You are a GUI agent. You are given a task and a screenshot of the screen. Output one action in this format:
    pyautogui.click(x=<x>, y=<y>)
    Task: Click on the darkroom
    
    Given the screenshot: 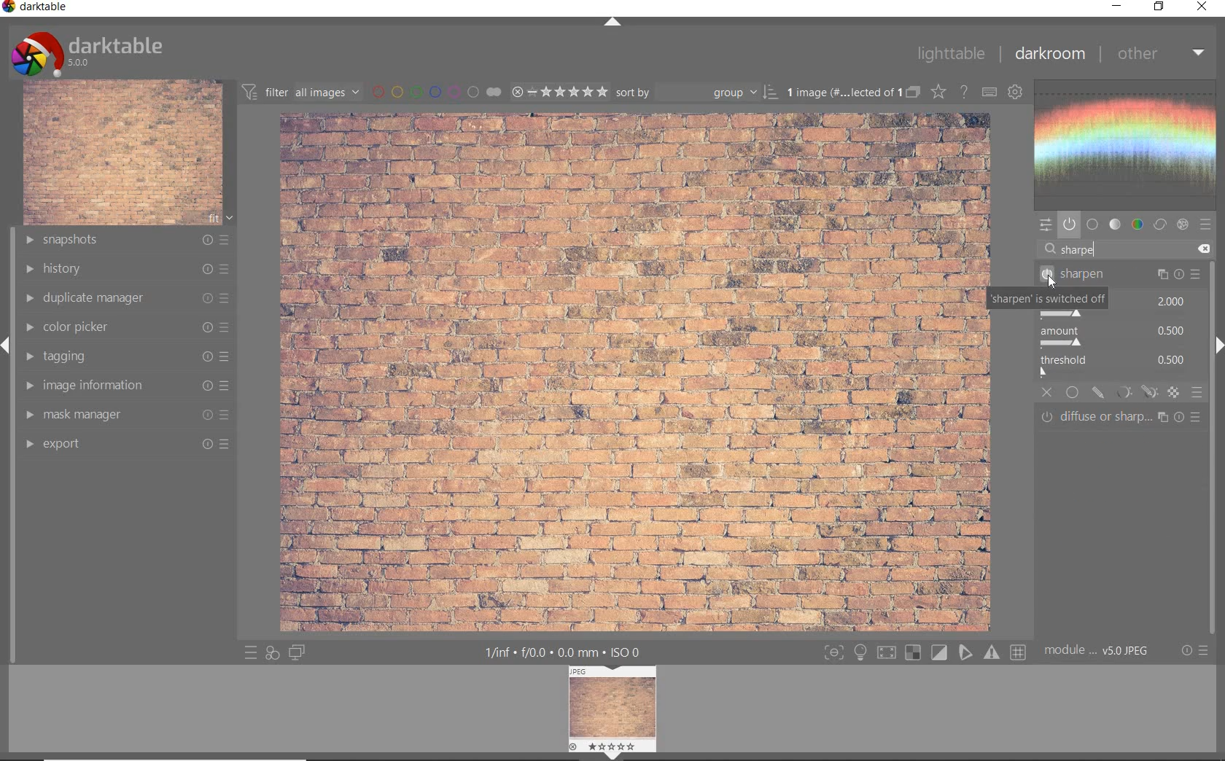 What is the action you would take?
    pyautogui.click(x=1049, y=54)
    